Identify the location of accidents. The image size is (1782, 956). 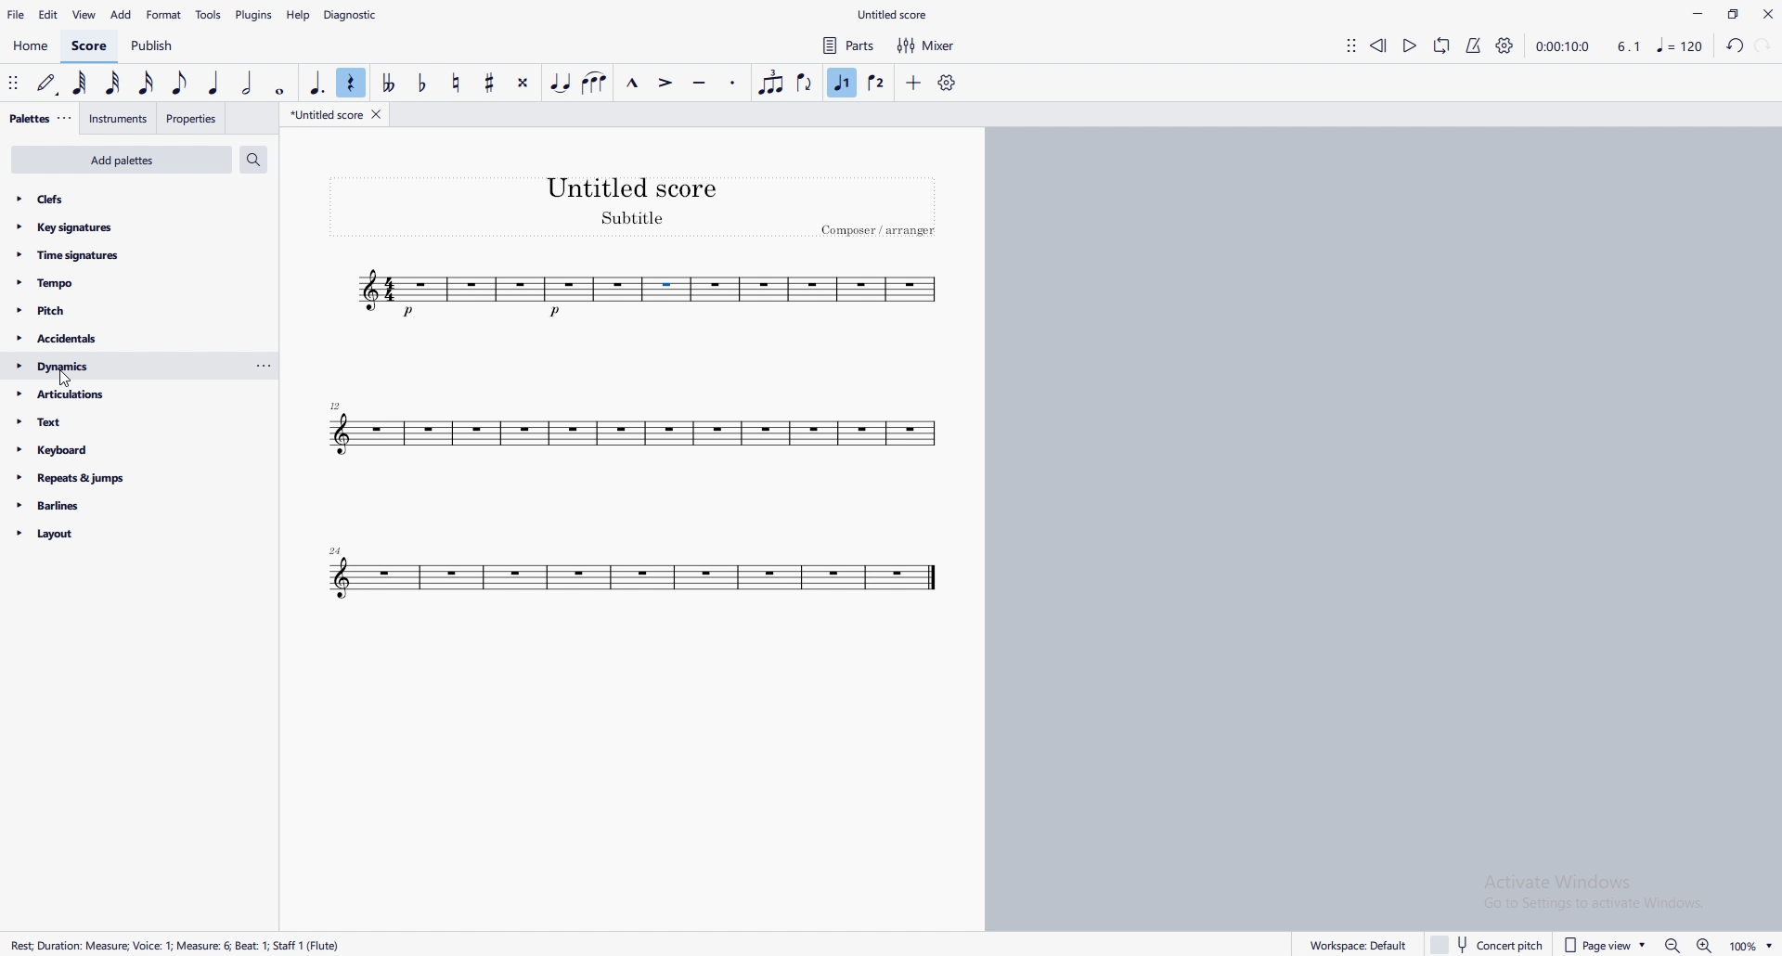
(119, 337).